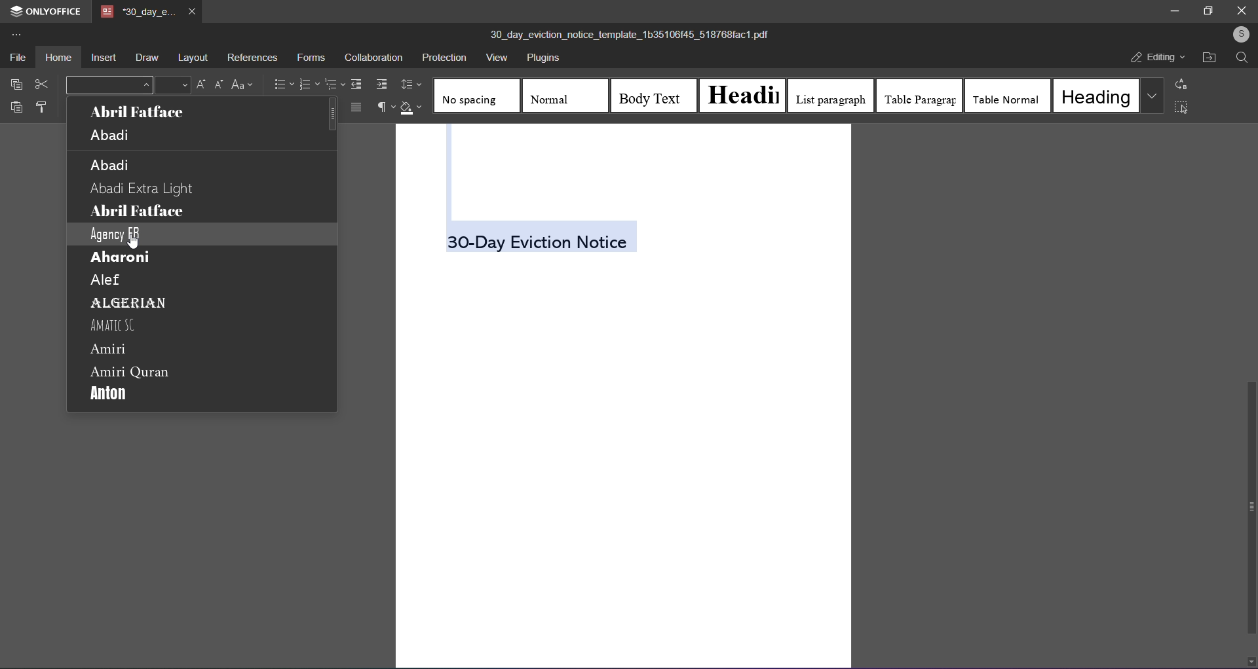  What do you see at coordinates (115, 137) in the screenshot?
I see `abadi` at bounding box center [115, 137].